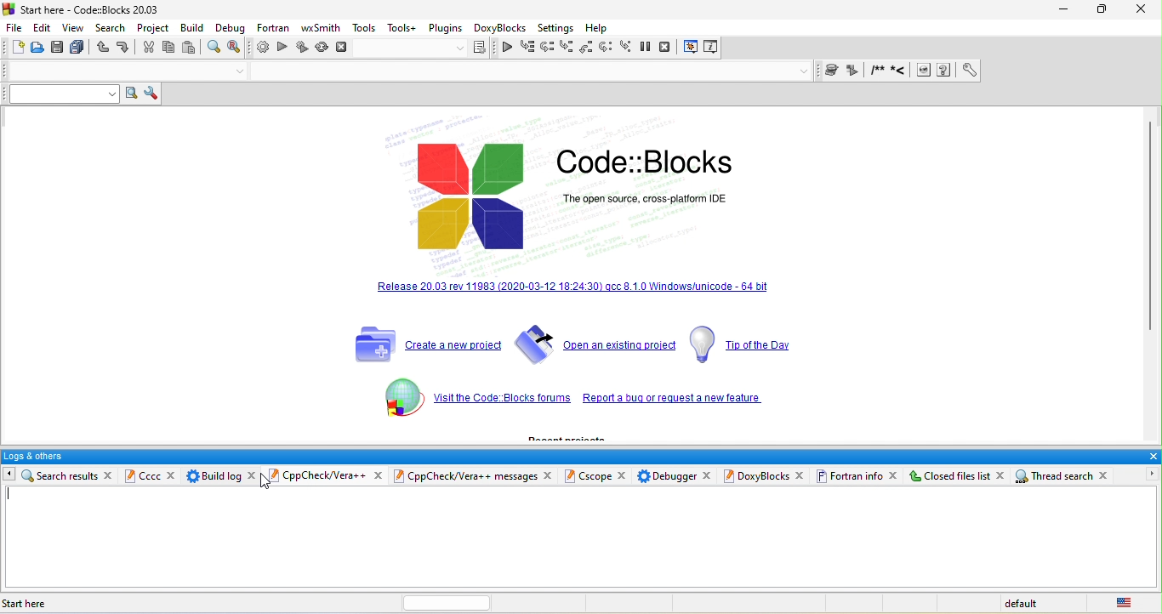  I want to click on close, so click(1142, 9).